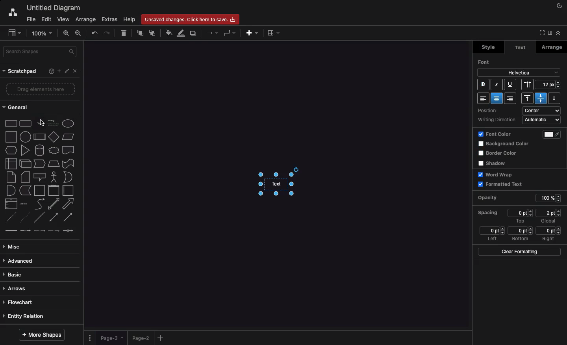 The width and height of the screenshot is (567, 345). I want to click on Heading, so click(54, 122).